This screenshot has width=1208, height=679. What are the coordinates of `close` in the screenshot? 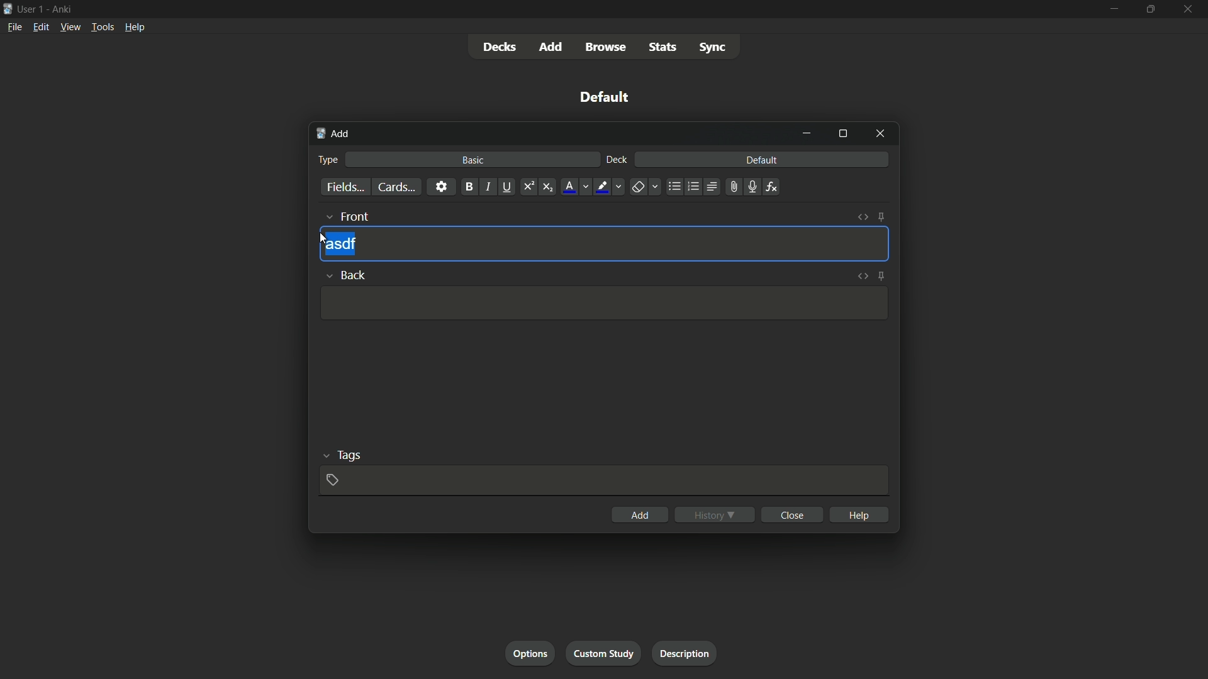 It's located at (1187, 9).